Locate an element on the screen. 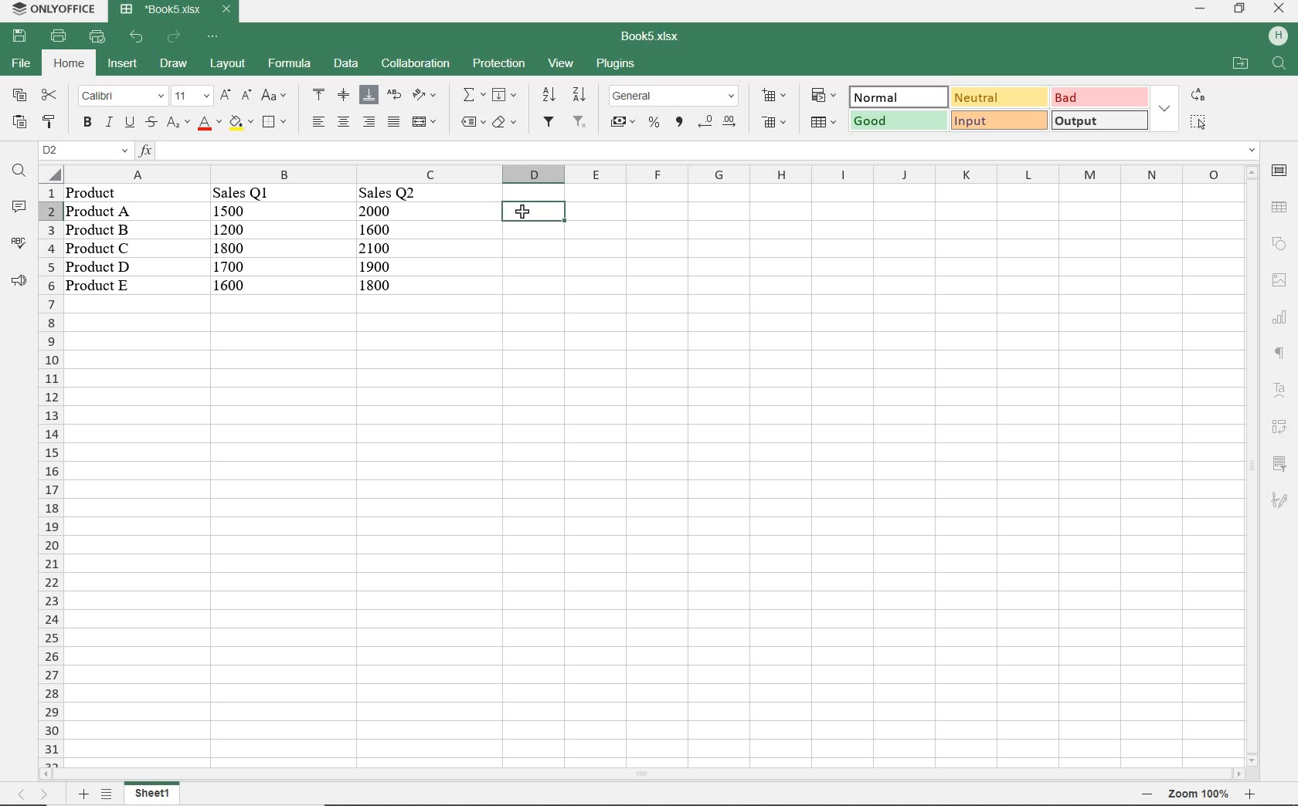 This screenshot has width=1298, height=806. chart is located at coordinates (1279, 317).